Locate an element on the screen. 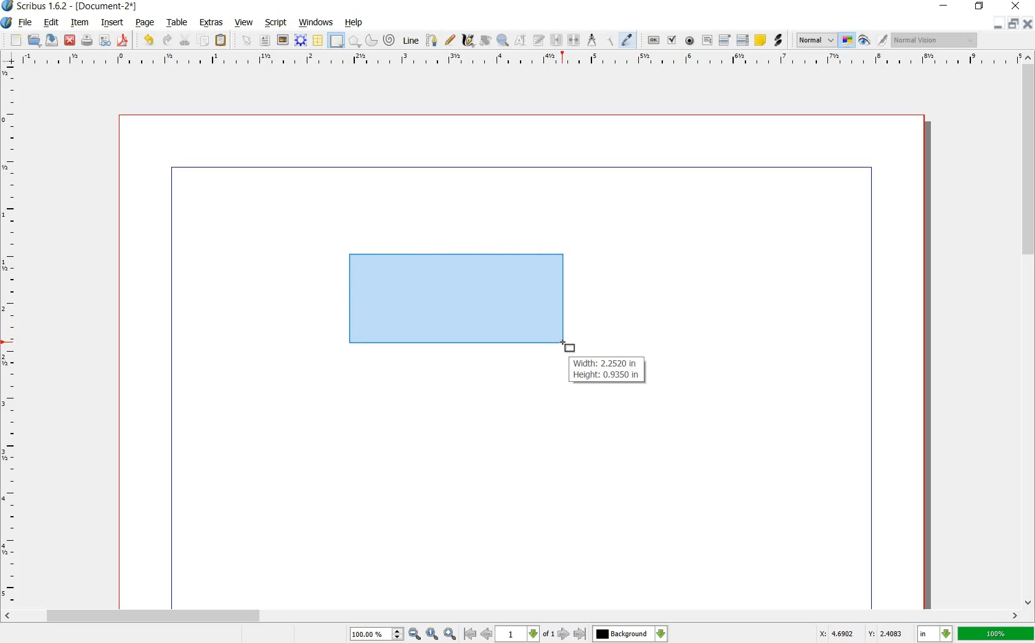  HELP is located at coordinates (354, 23).